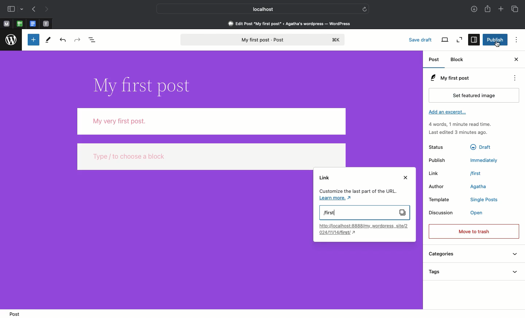 The image size is (525, 318). Describe the element at coordinates (11, 40) in the screenshot. I see `Wordpress` at that location.